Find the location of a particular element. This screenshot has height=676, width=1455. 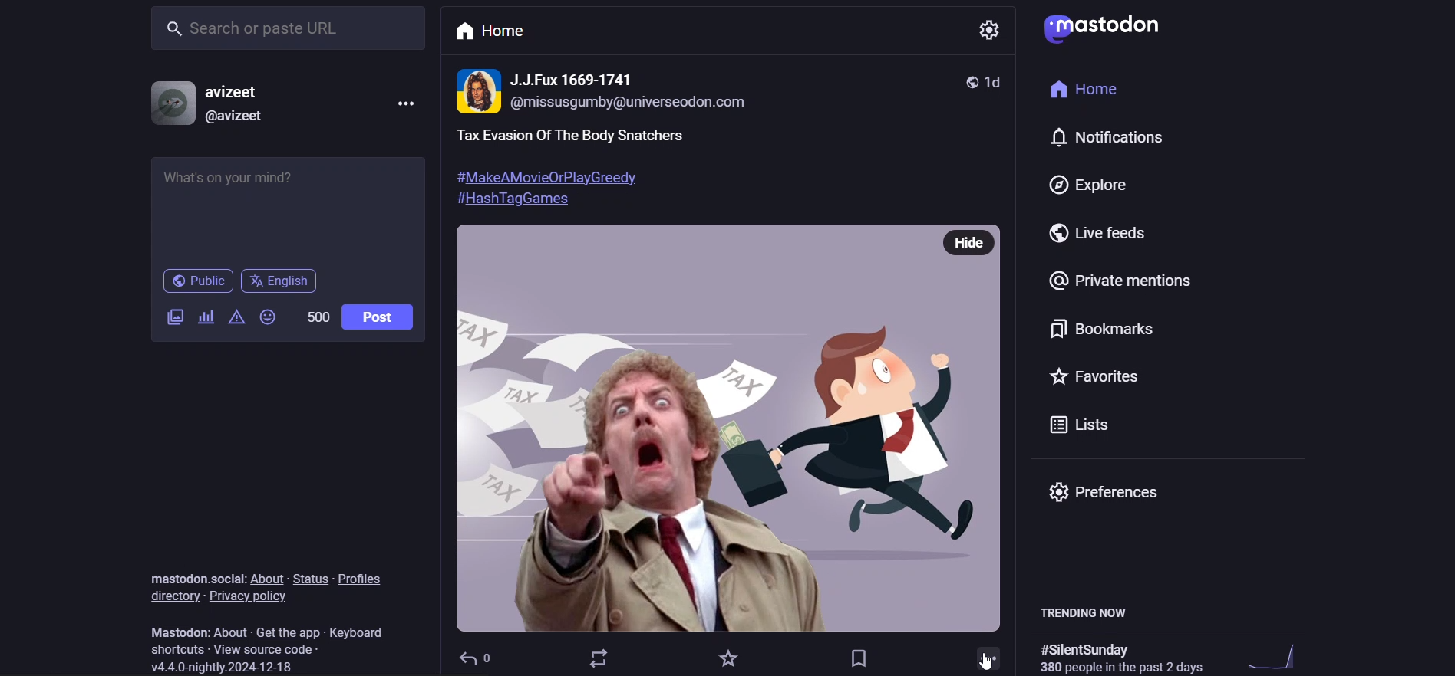

bookmark is located at coordinates (1110, 328).